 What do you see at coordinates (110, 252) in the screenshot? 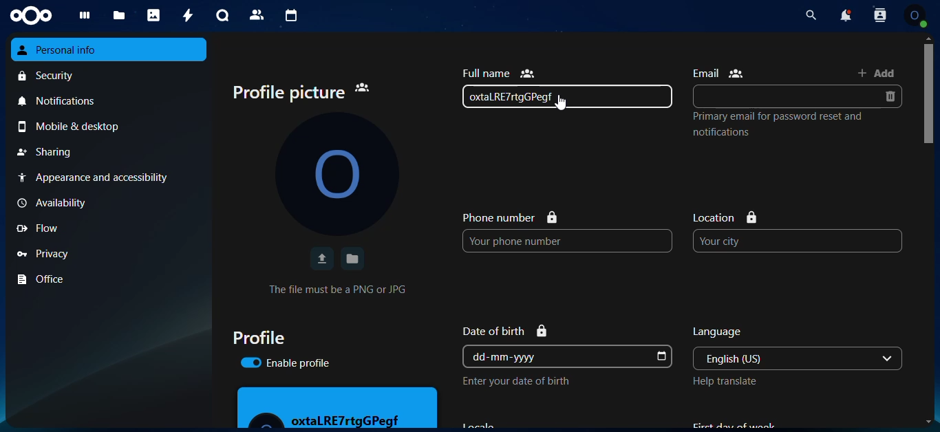
I see `privacy` at bounding box center [110, 252].